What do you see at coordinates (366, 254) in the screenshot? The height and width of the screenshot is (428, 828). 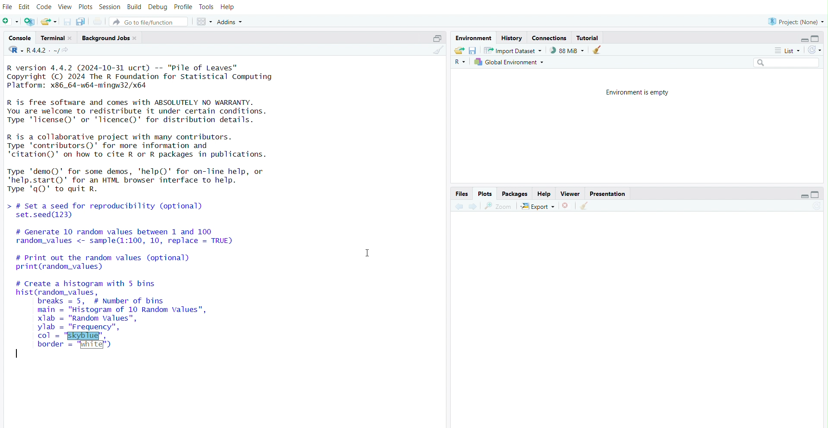 I see `cursor` at bounding box center [366, 254].